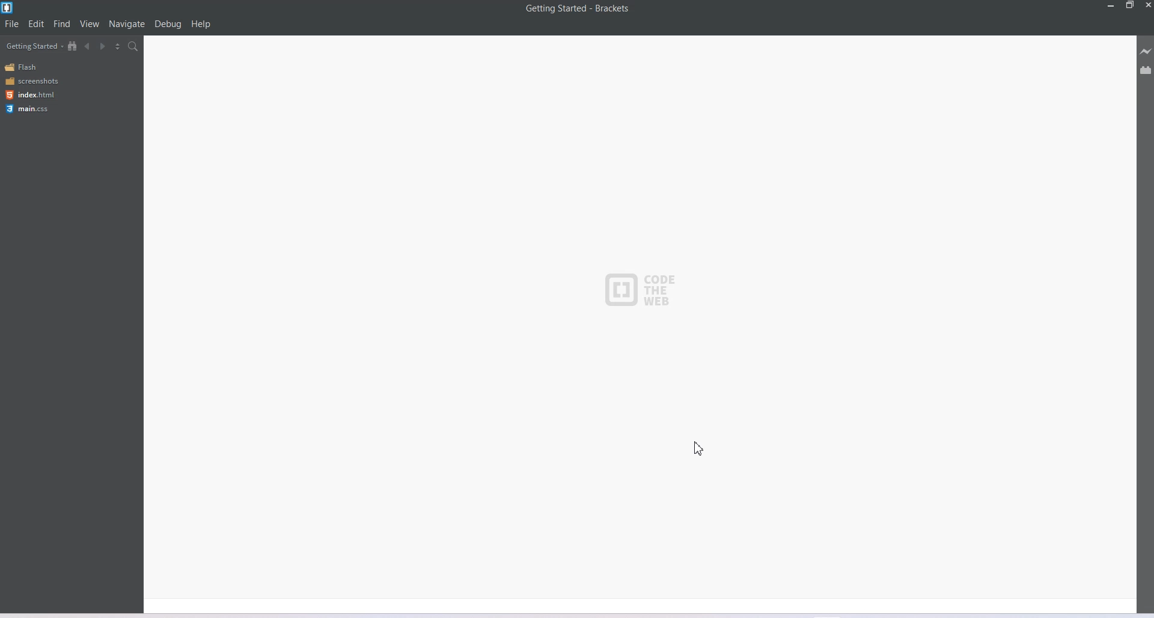 This screenshot has width=1154, height=618. What do you see at coordinates (103, 47) in the screenshot?
I see `Navigate Forwards` at bounding box center [103, 47].